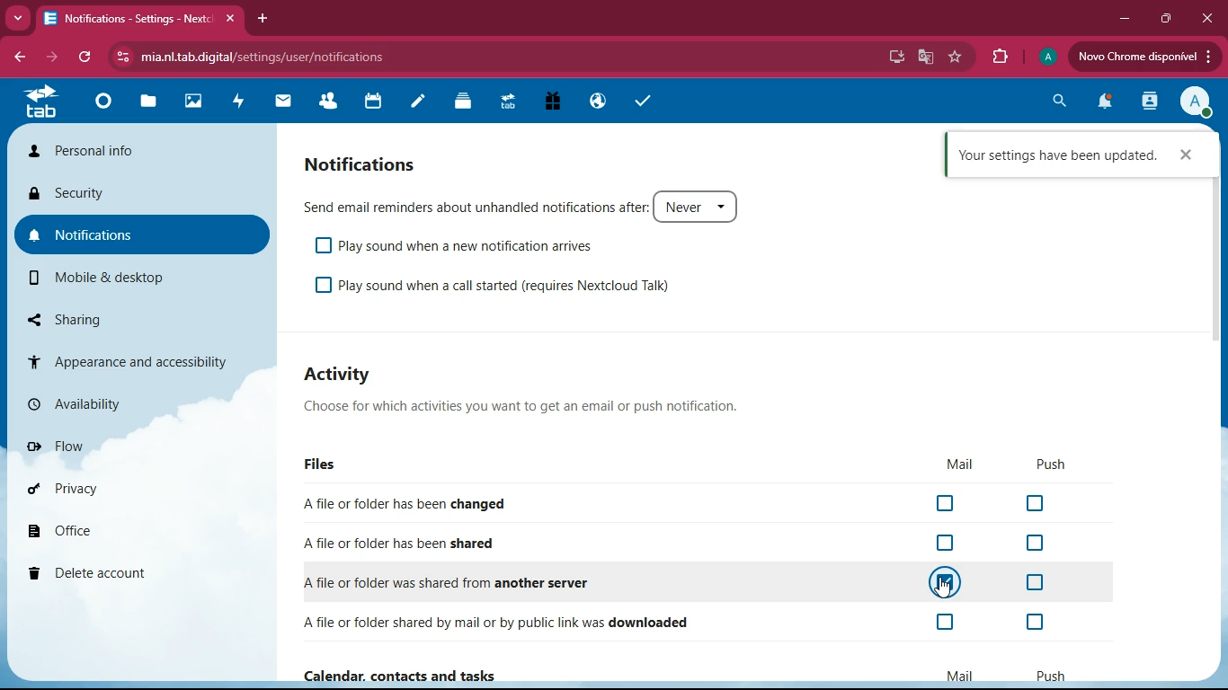 This screenshot has width=1228, height=690. What do you see at coordinates (46, 58) in the screenshot?
I see `forward` at bounding box center [46, 58].